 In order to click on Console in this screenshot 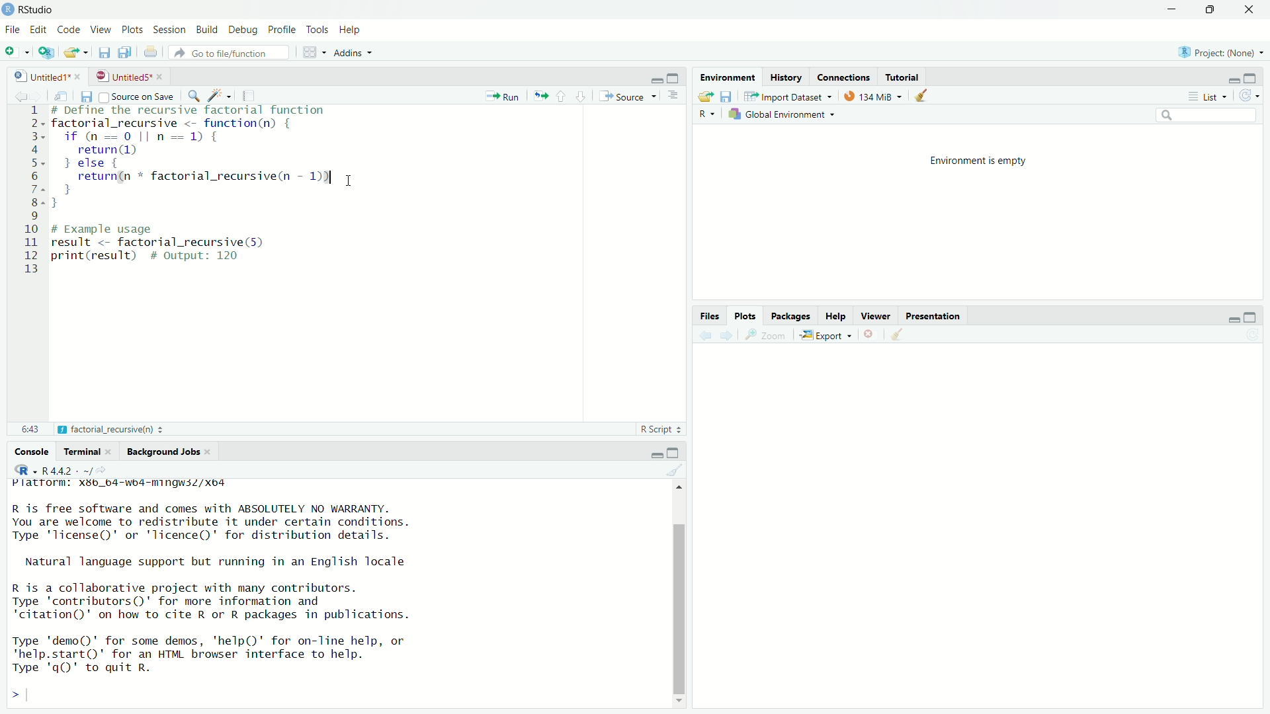, I will do `click(32, 453)`.